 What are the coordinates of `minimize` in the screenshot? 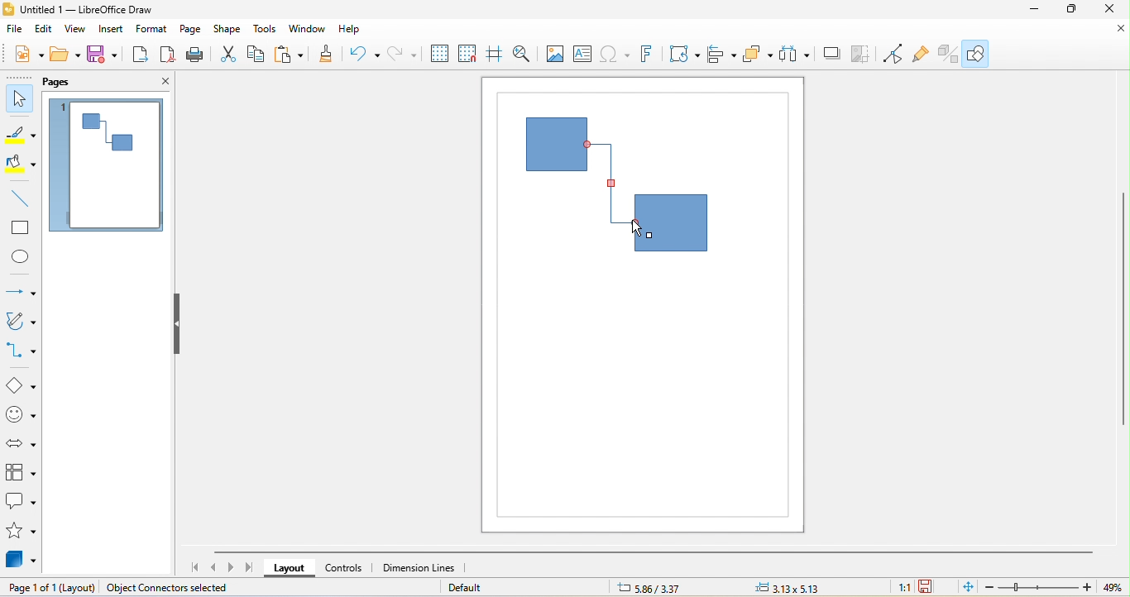 It's located at (1037, 12).